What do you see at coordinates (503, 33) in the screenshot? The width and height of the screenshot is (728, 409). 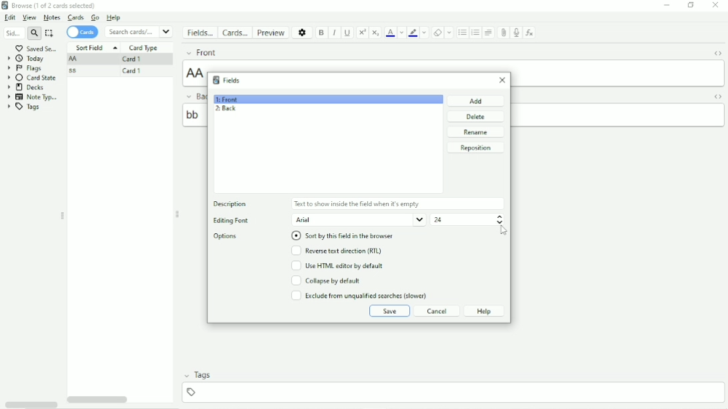 I see `Attach picture/audio/video` at bounding box center [503, 33].